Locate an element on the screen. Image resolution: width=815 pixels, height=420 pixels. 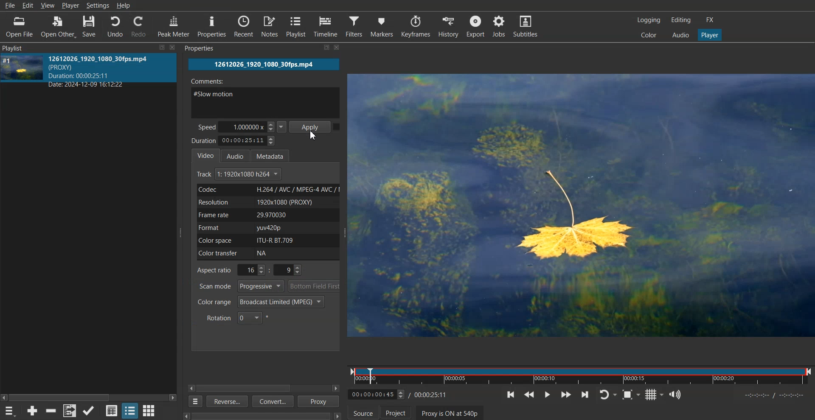
Markers is located at coordinates (382, 26).